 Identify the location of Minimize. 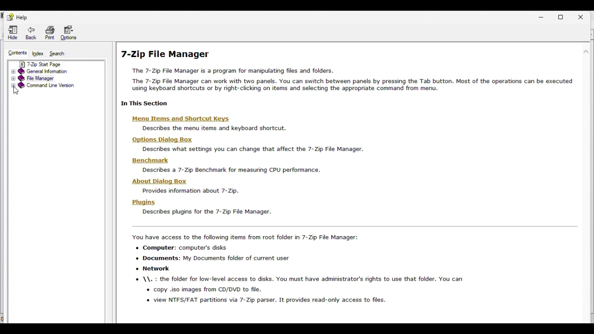
(543, 15).